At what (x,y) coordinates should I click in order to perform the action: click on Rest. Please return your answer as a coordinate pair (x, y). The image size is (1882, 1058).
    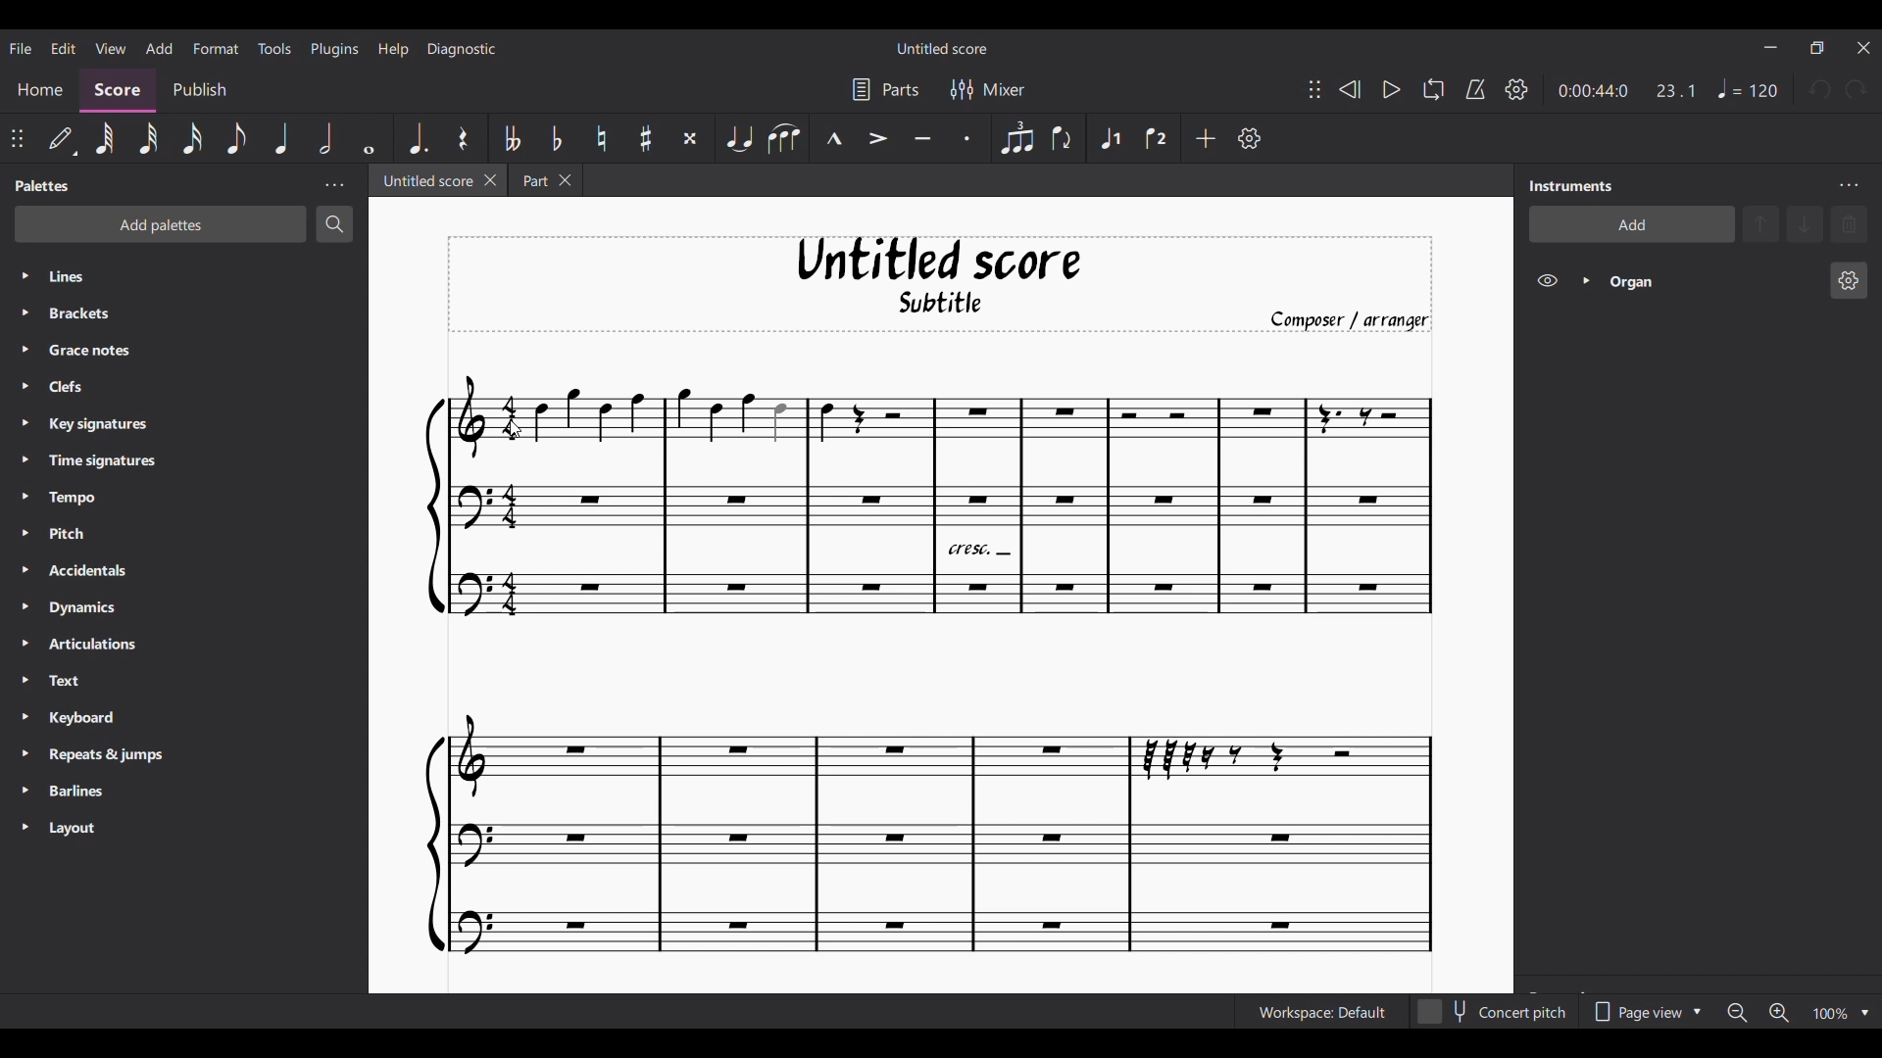
    Looking at the image, I should click on (462, 138).